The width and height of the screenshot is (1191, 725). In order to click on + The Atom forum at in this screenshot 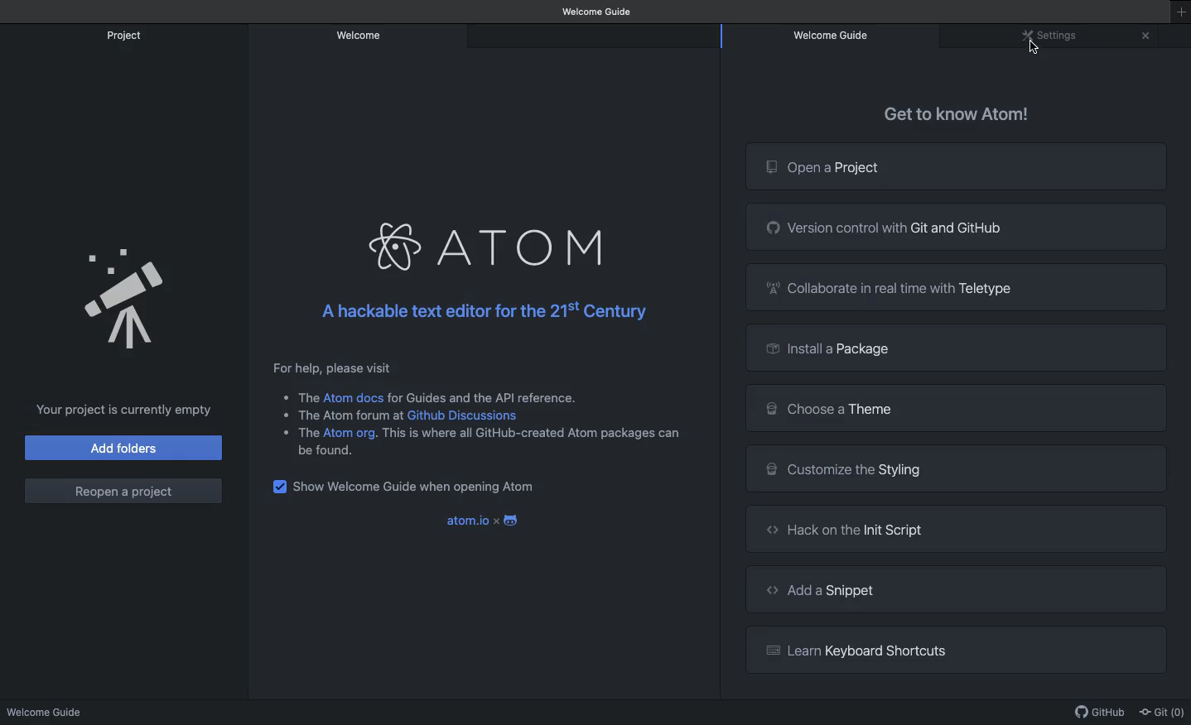, I will do `click(339, 414)`.